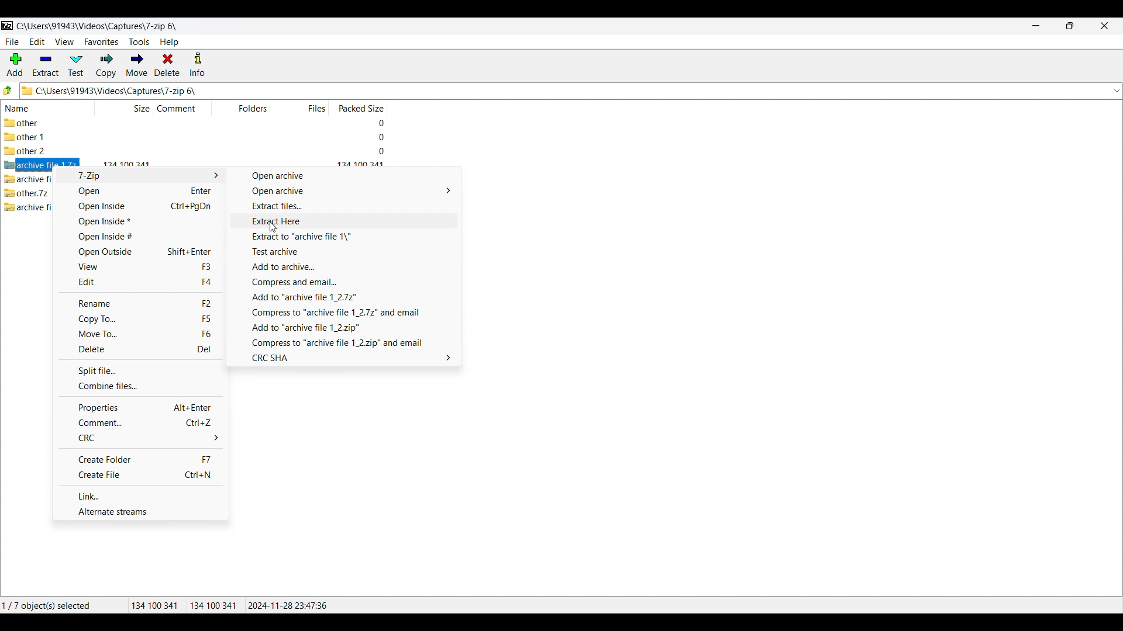  I want to click on archive file 1.7z , so click(28, 165).